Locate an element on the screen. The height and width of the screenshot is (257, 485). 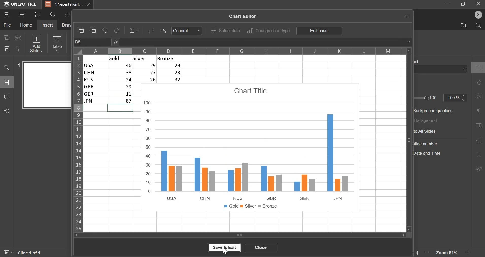
print preview is located at coordinates (37, 14).